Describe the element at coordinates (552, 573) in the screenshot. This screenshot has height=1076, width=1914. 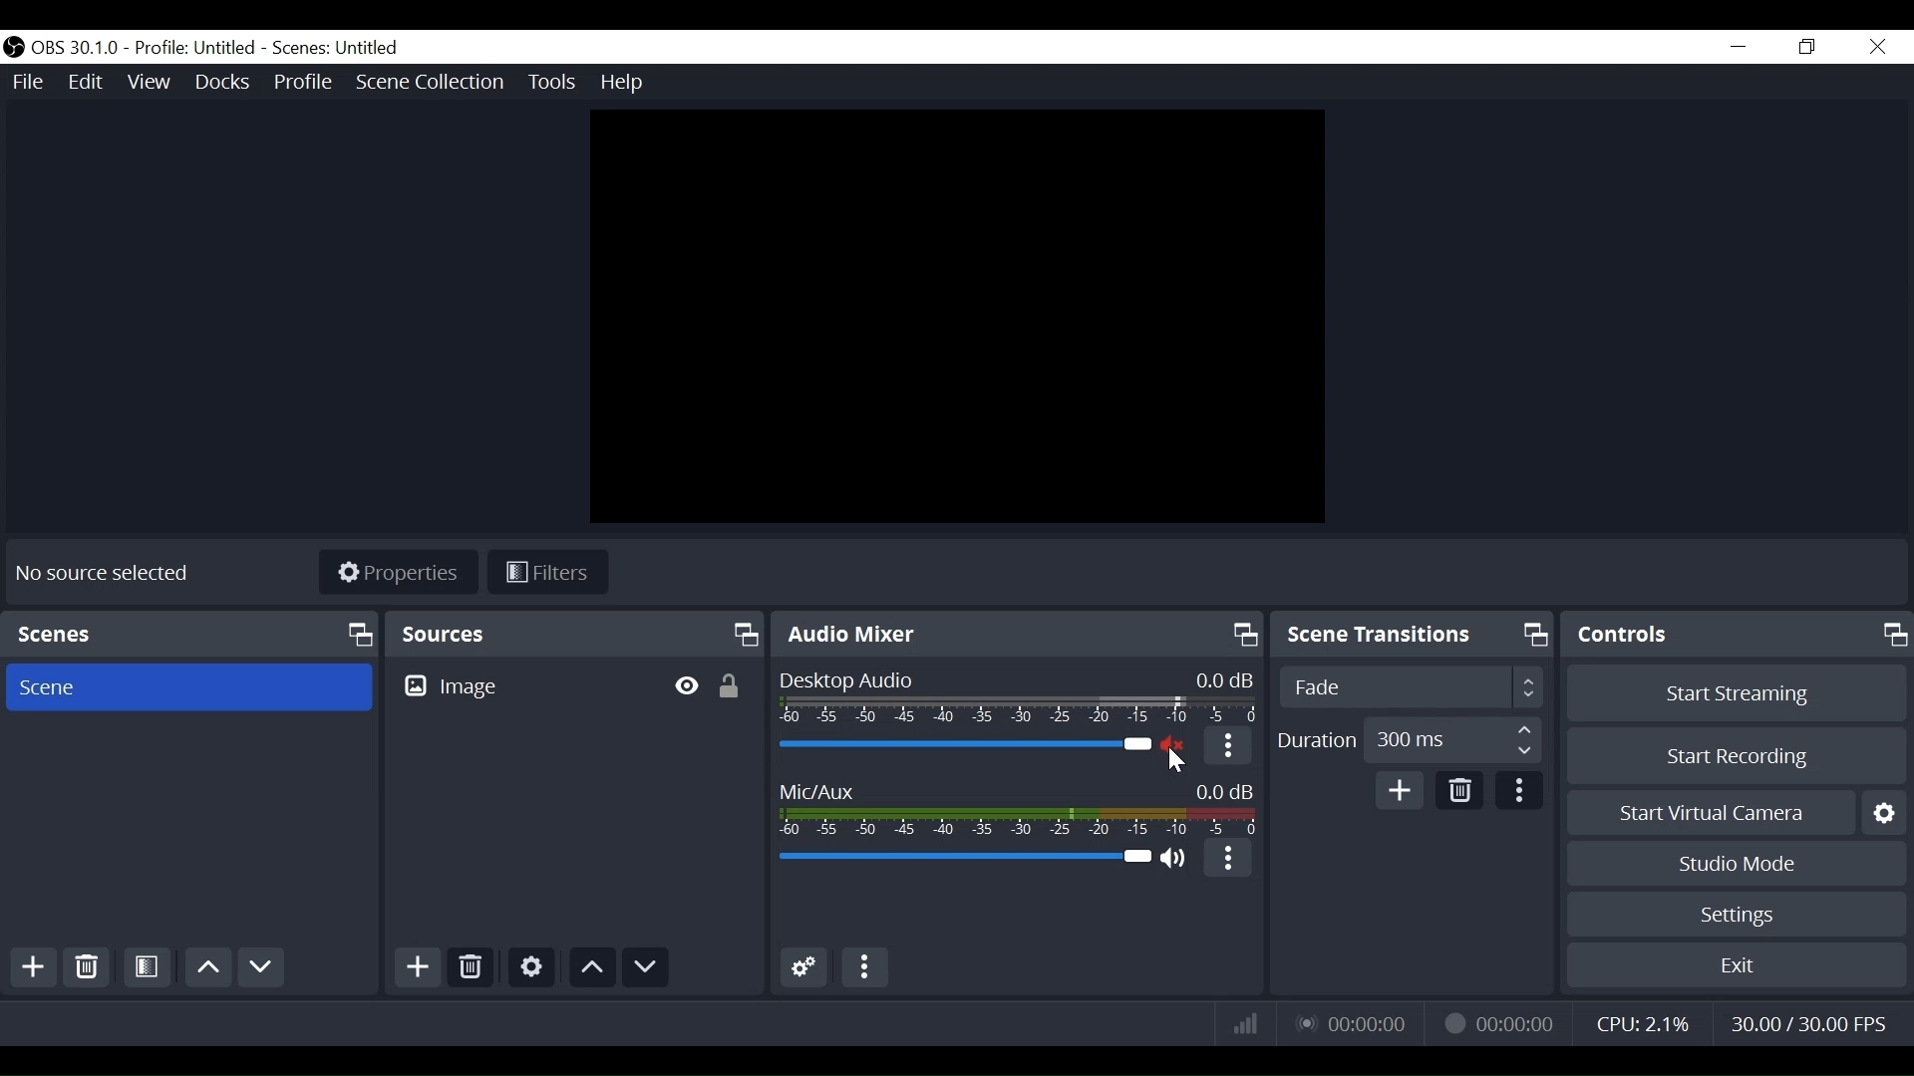
I see `Filter` at that location.